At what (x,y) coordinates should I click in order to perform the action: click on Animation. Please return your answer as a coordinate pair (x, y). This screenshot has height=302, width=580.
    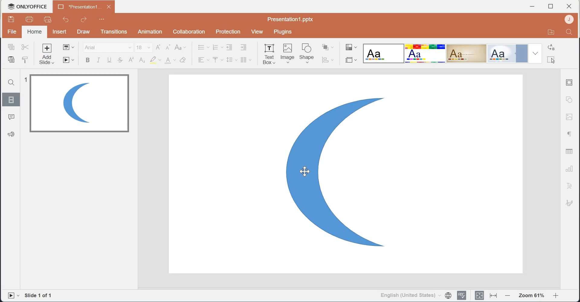
    Looking at the image, I should click on (150, 32).